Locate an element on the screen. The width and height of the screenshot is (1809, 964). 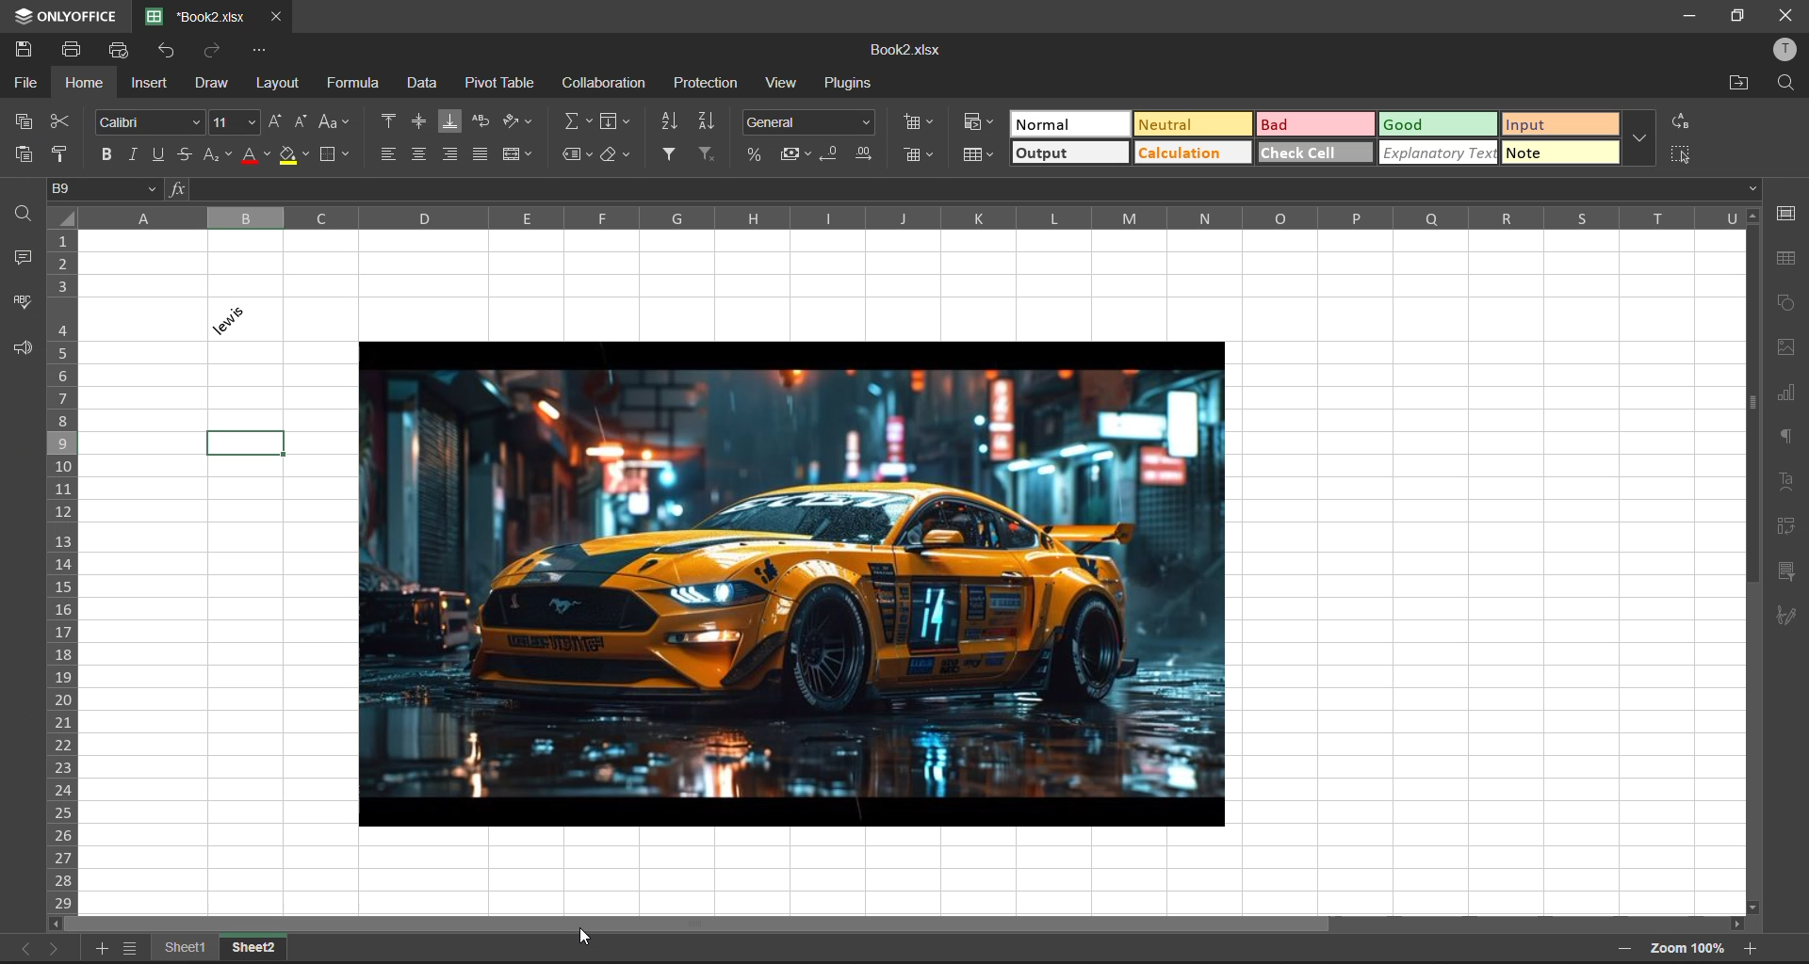
formula bar is located at coordinates (962, 191).